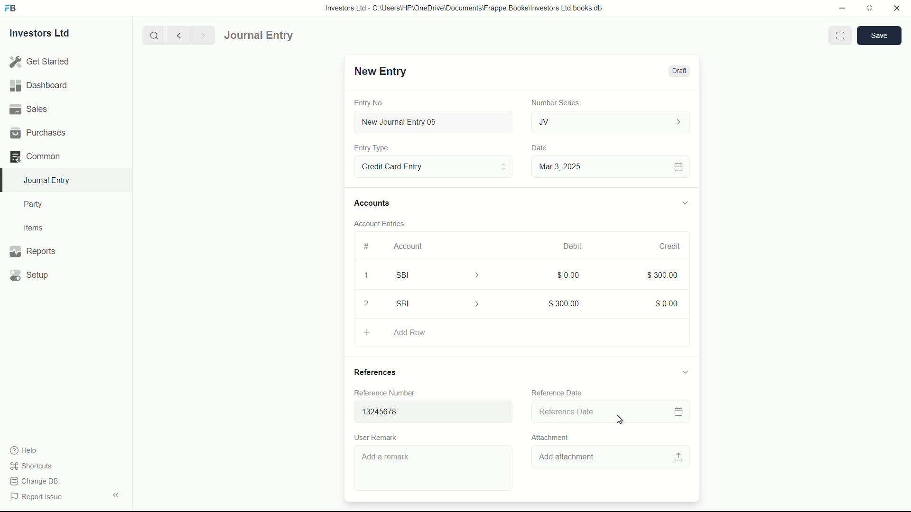 The height and width of the screenshot is (512, 911). What do you see at coordinates (679, 71) in the screenshot?
I see `Draft` at bounding box center [679, 71].